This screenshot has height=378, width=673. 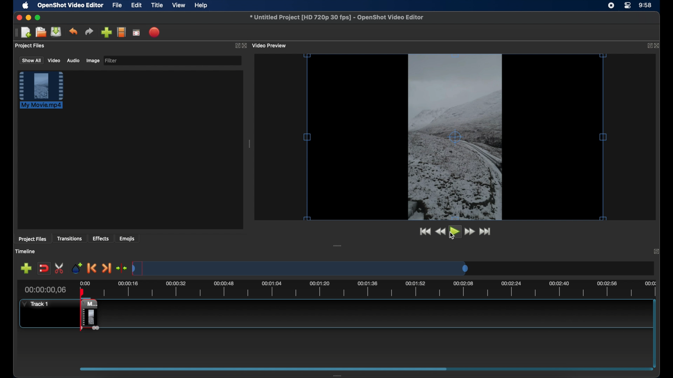 I want to click on expand, so click(x=658, y=251).